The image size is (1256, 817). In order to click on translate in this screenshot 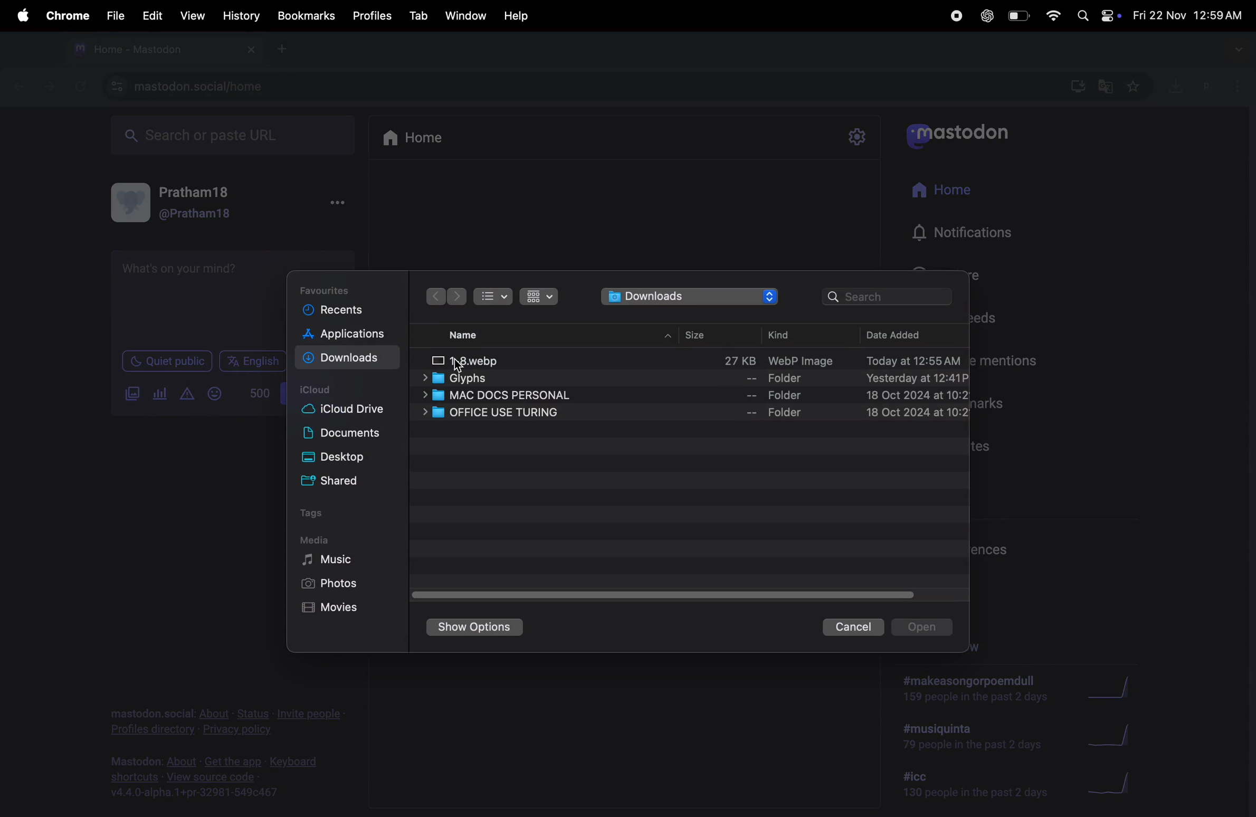, I will do `click(1106, 85)`.